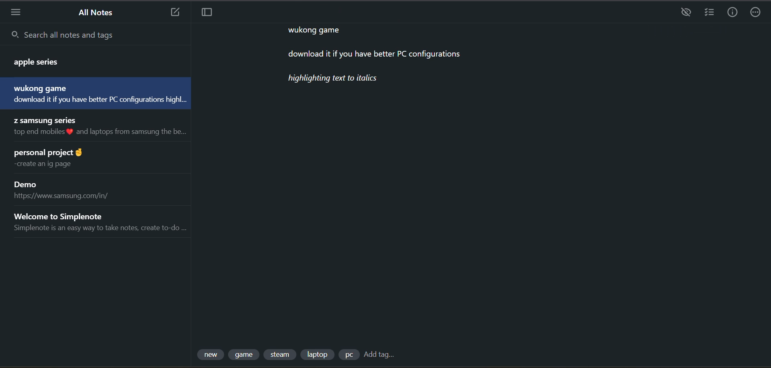  What do you see at coordinates (207, 13) in the screenshot?
I see `toggle focus mode` at bounding box center [207, 13].